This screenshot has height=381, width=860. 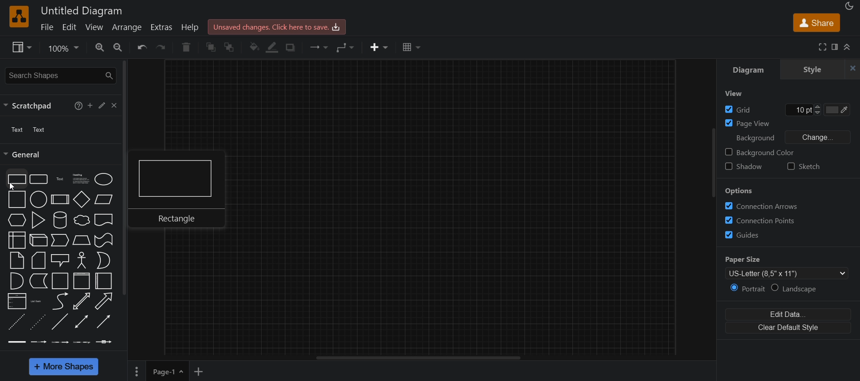 What do you see at coordinates (763, 220) in the screenshot?
I see `connection points` at bounding box center [763, 220].